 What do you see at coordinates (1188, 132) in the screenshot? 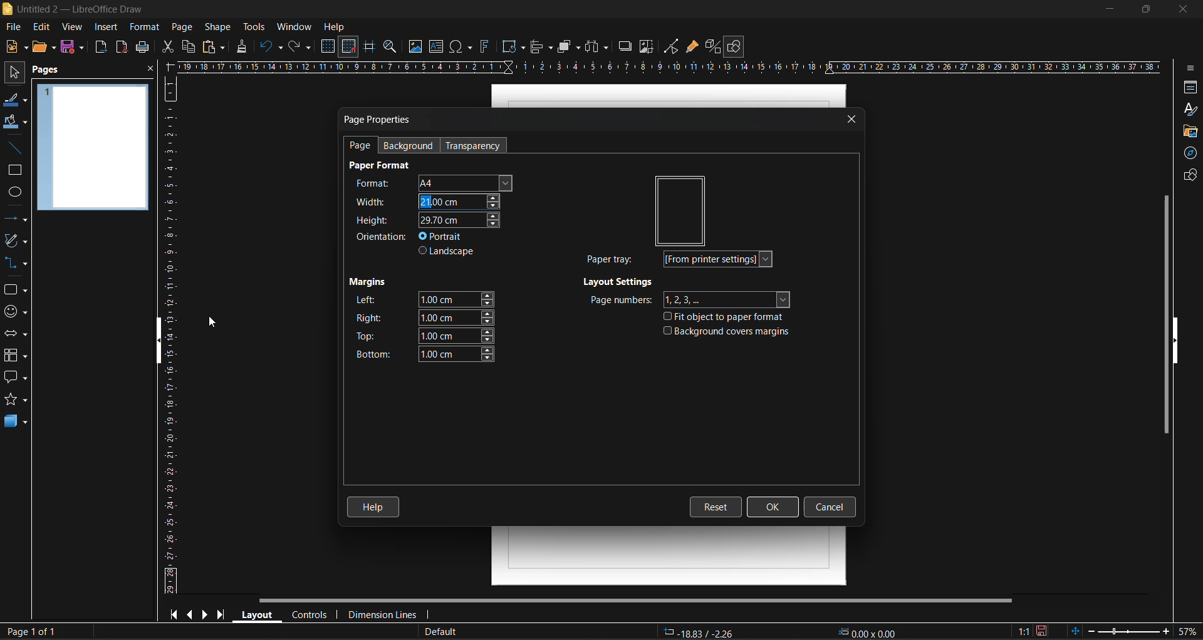
I see `gallery` at bounding box center [1188, 132].